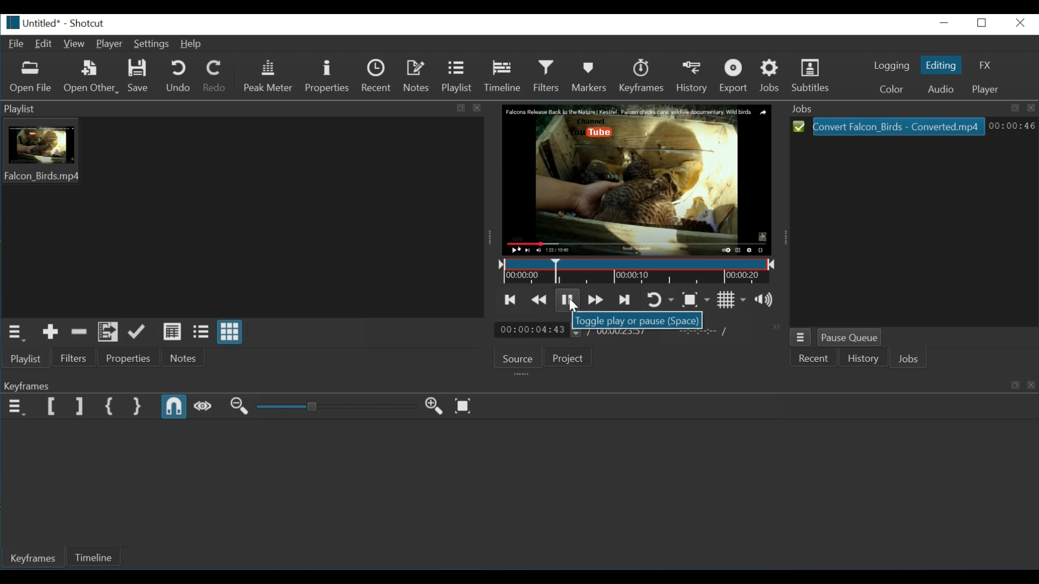 This screenshot has width=1039, height=584. What do you see at coordinates (537, 300) in the screenshot?
I see `Play quickly backwards` at bounding box center [537, 300].